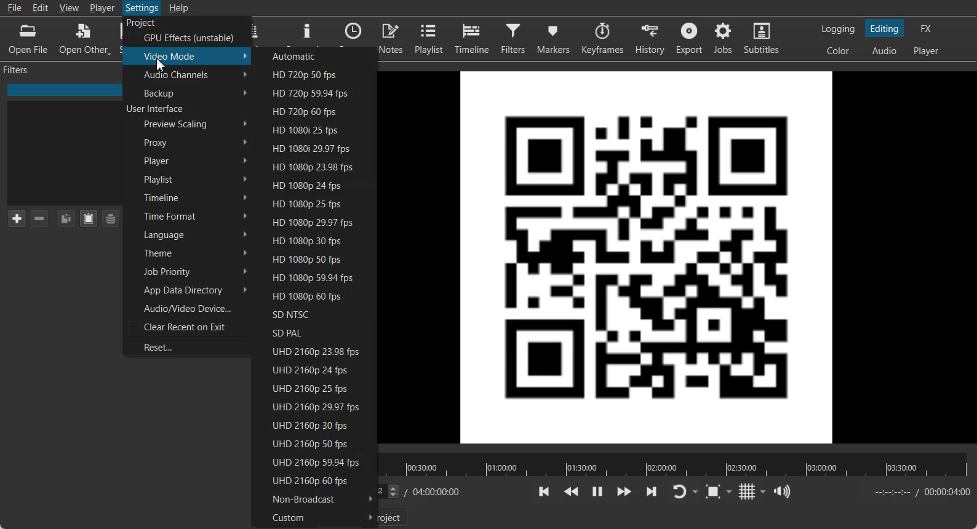  What do you see at coordinates (315, 55) in the screenshot?
I see `Automatics` at bounding box center [315, 55].